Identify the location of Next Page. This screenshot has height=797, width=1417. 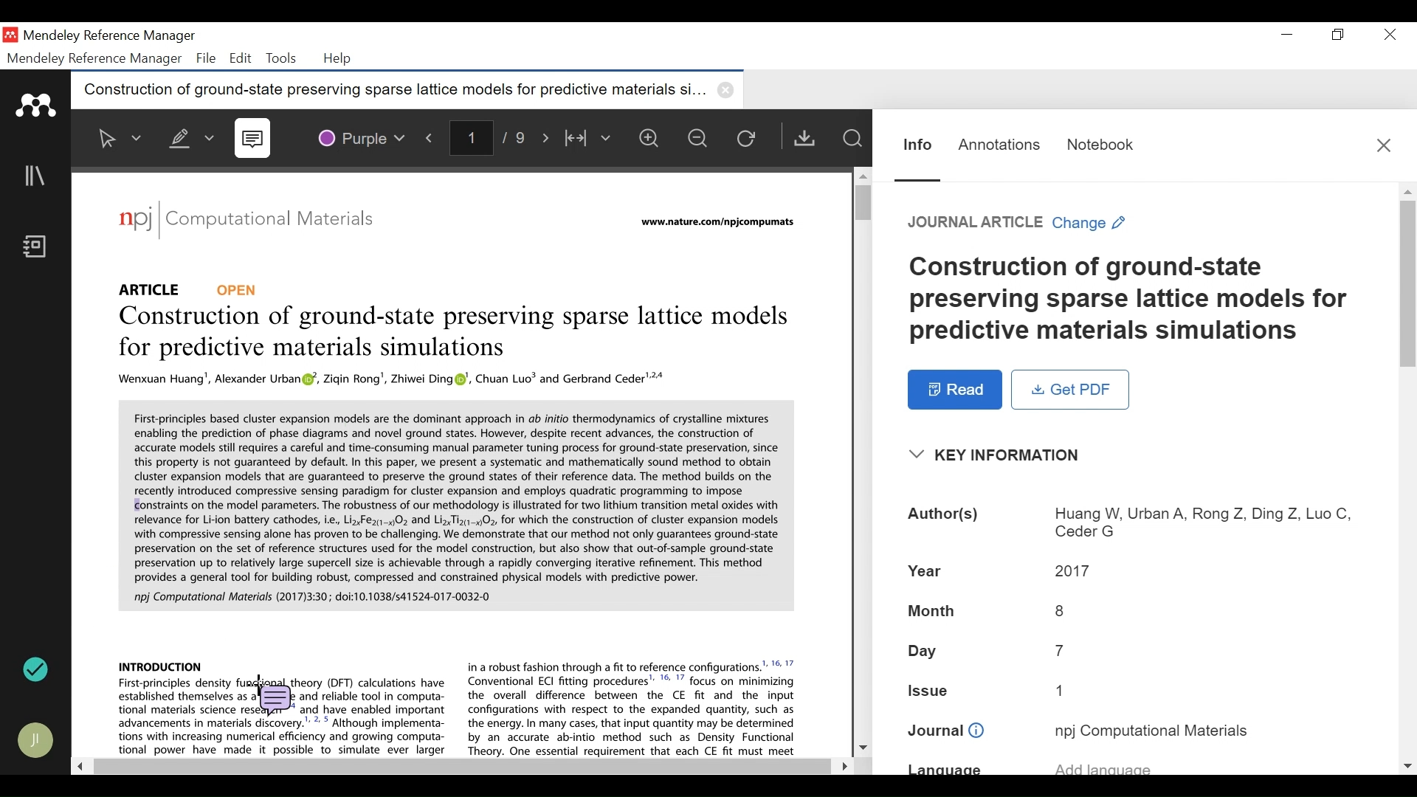
(547, 138).